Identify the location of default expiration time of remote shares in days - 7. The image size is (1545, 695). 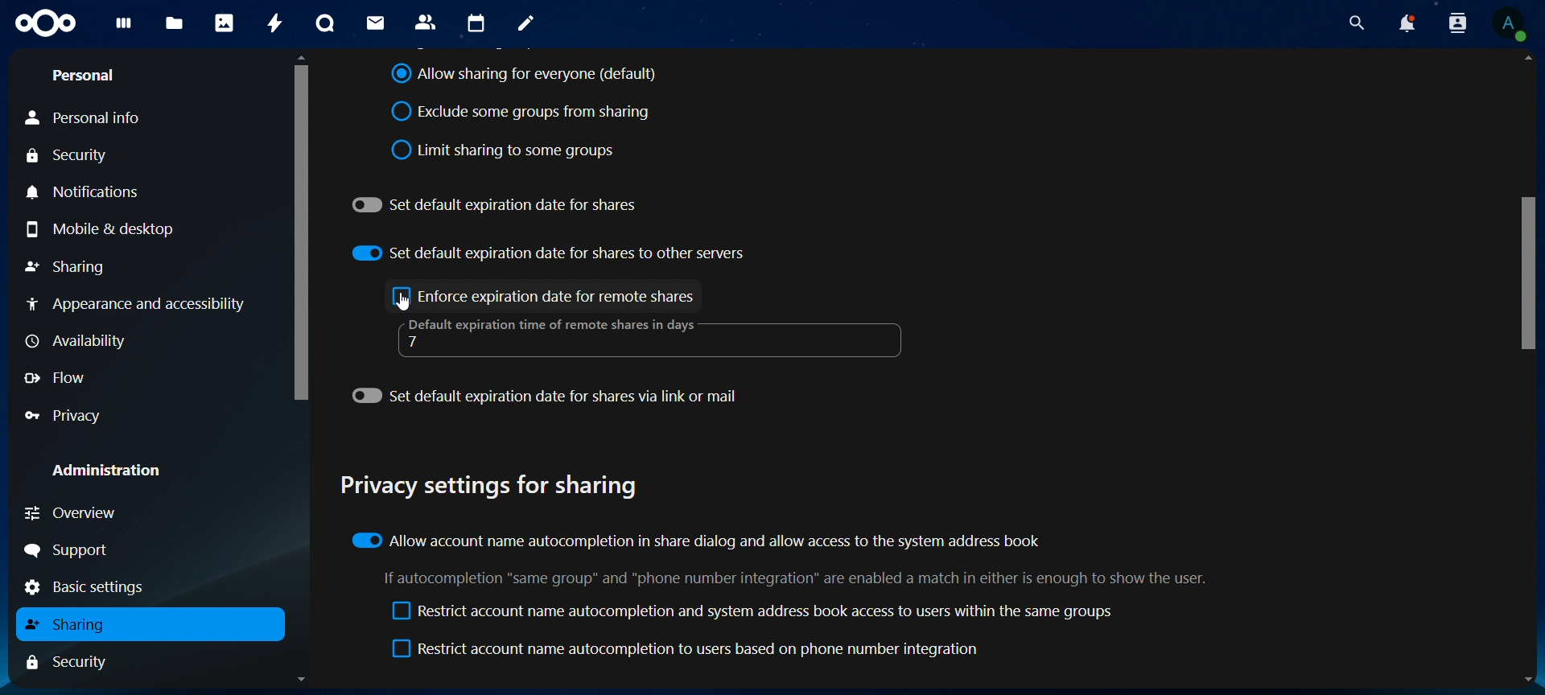
(559, 335).